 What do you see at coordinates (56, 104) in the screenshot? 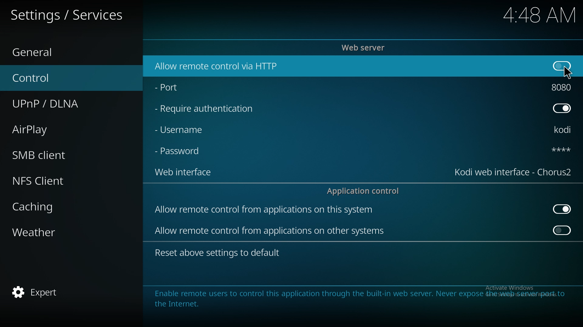
I see `upnp/dlna` at bounding box center [56, 104].